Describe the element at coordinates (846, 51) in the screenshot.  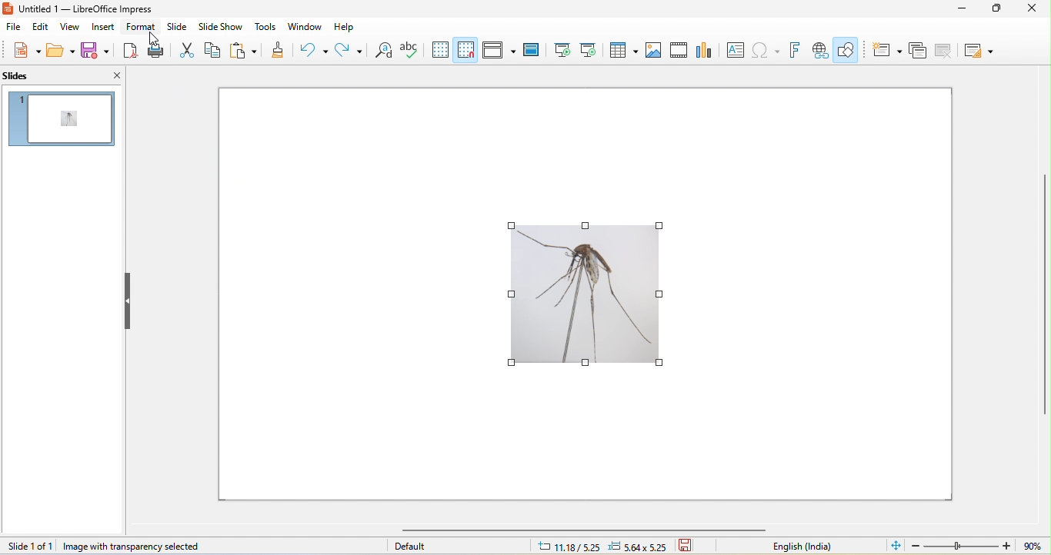
I see `show draw functions` at that location.